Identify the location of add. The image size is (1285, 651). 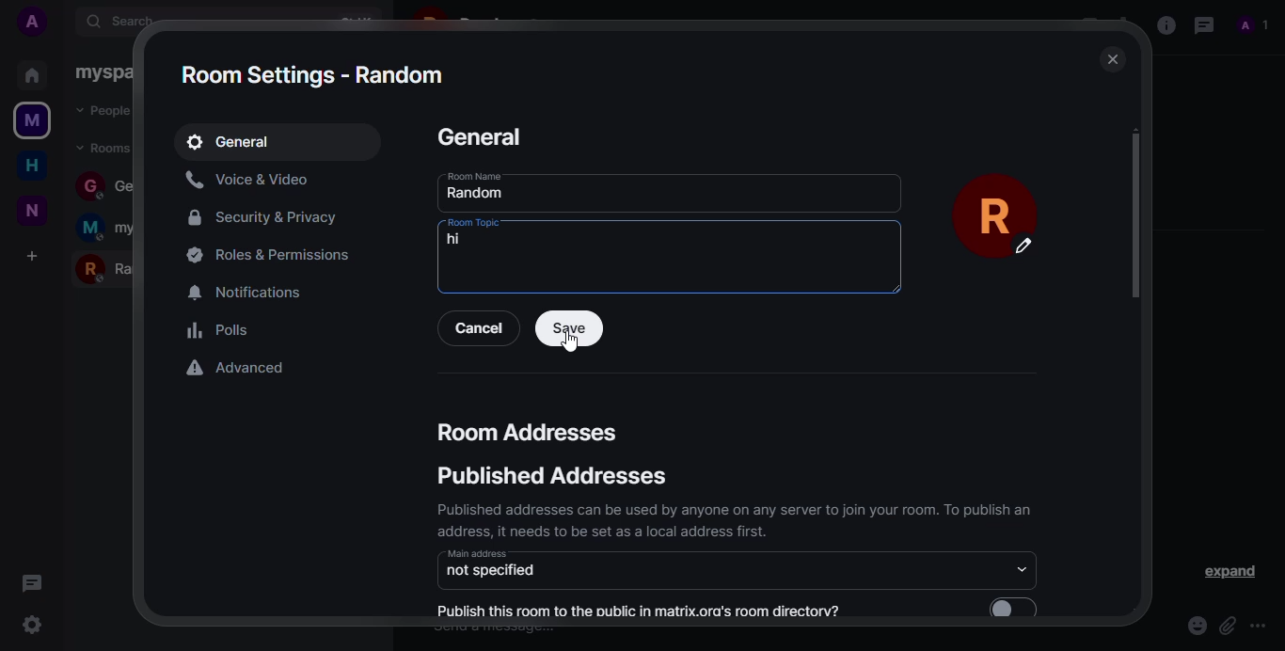
(33, 255).